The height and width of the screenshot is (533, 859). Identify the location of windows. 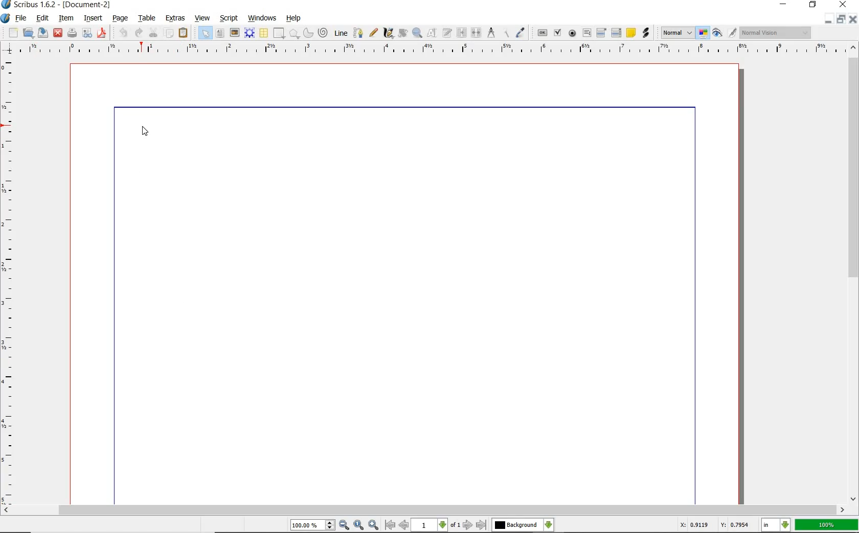
(263, 19).